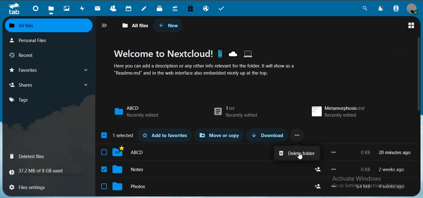  What do you see at coordinates (104, 25) in the screenshot?
I see `close navigation` at bounding box center [104, 25].